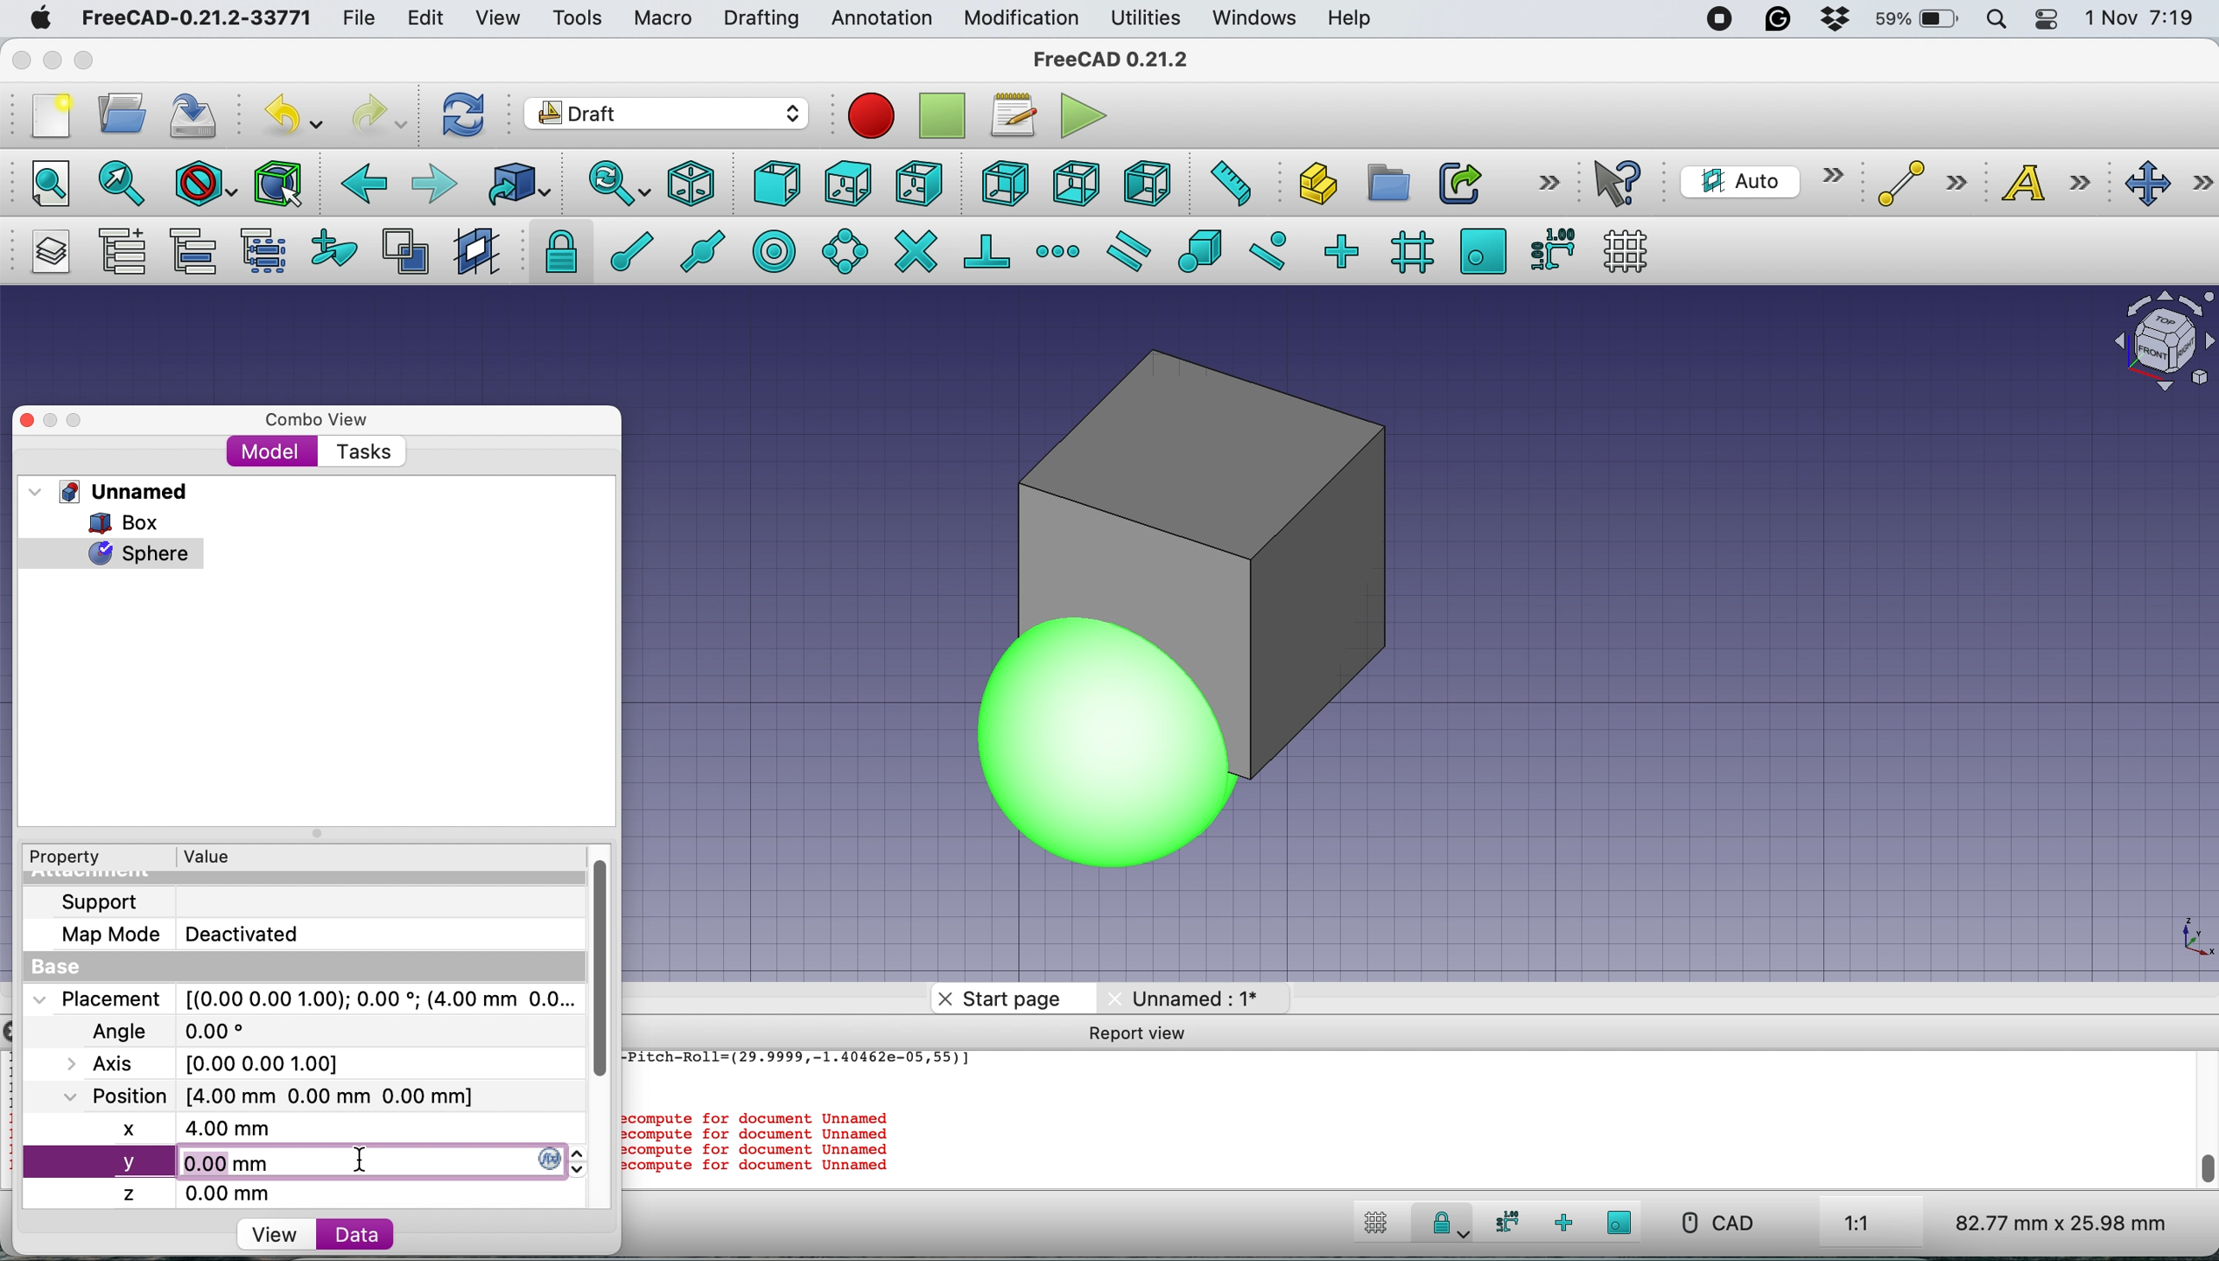 Image resolution: width=2219 pixels, height=1261 pixels. Describe the element at coordinates (45, 252) in the screenshot. I see `manage layers` at that location.